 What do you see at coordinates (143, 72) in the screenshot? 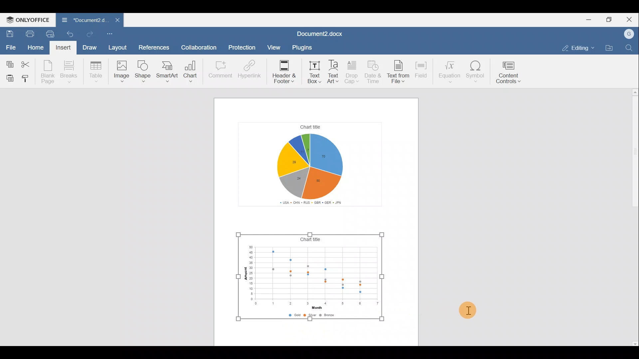
I see `Shape` at bounding box center [143, 72].